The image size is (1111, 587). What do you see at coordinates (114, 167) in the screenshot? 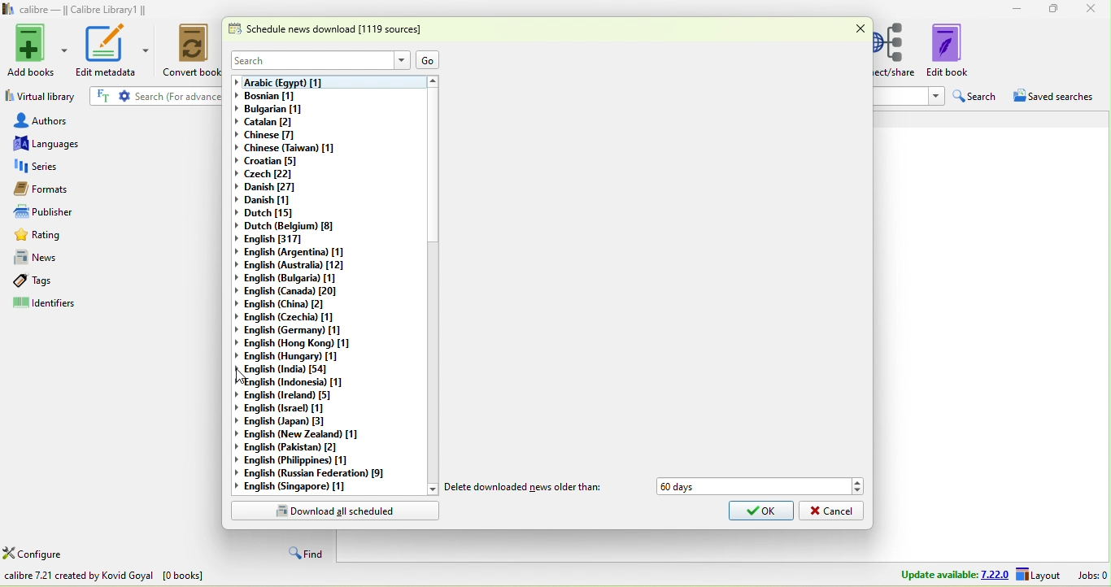
I see `series` at bounding box center [114, 167].